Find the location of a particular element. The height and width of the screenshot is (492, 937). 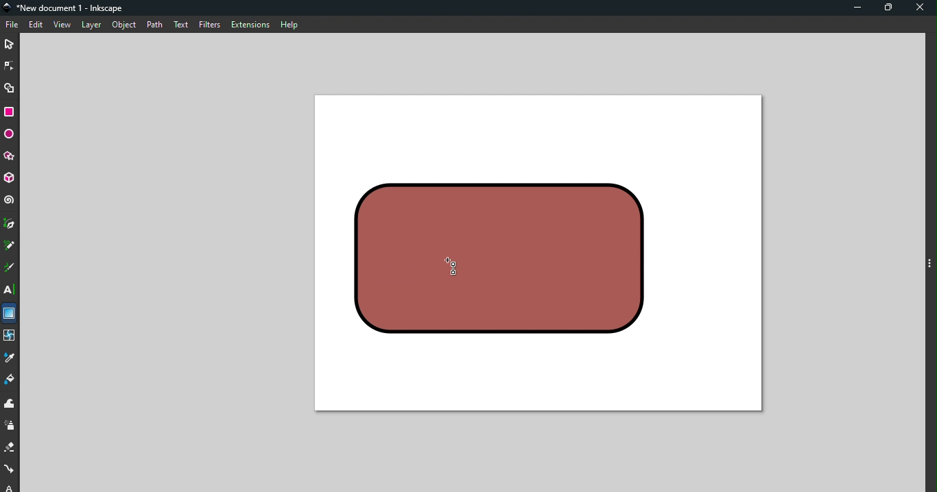

Text is located at coordinates (180, 23).